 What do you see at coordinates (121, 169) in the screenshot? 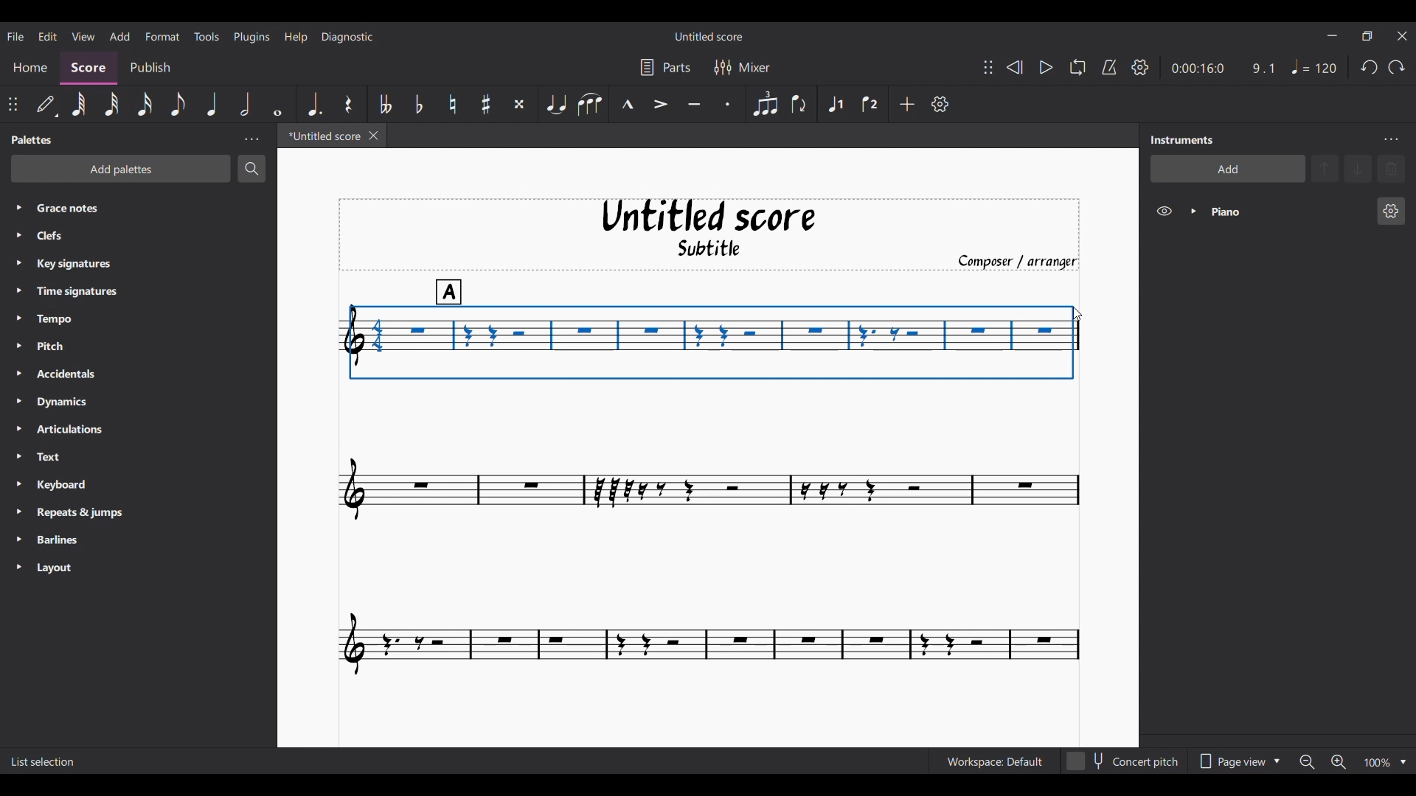
I see `Add palette` at bounding box center [121, 169].